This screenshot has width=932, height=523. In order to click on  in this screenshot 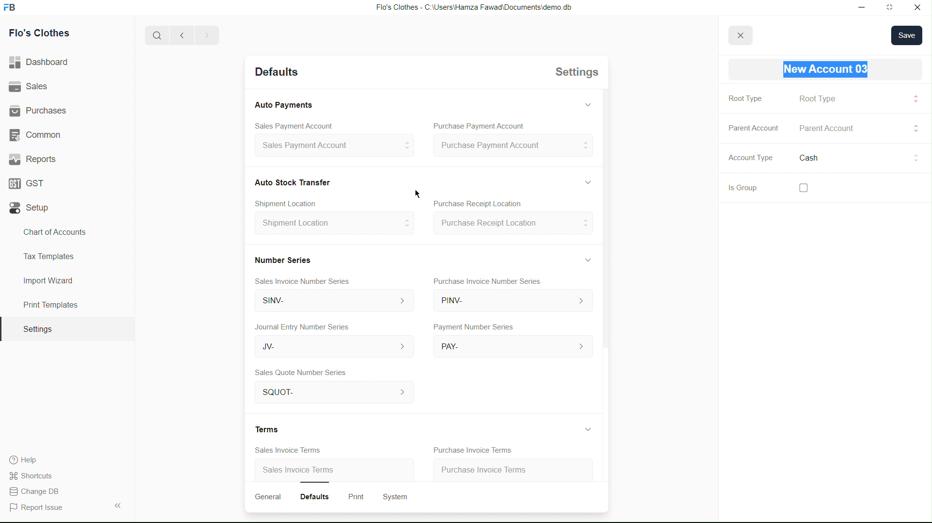, I will do `click(914, 158)`.